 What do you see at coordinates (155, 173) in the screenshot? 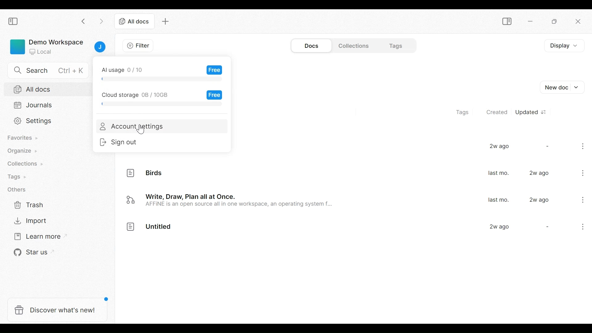
I see `Birds` at bounding box center [155, 173].